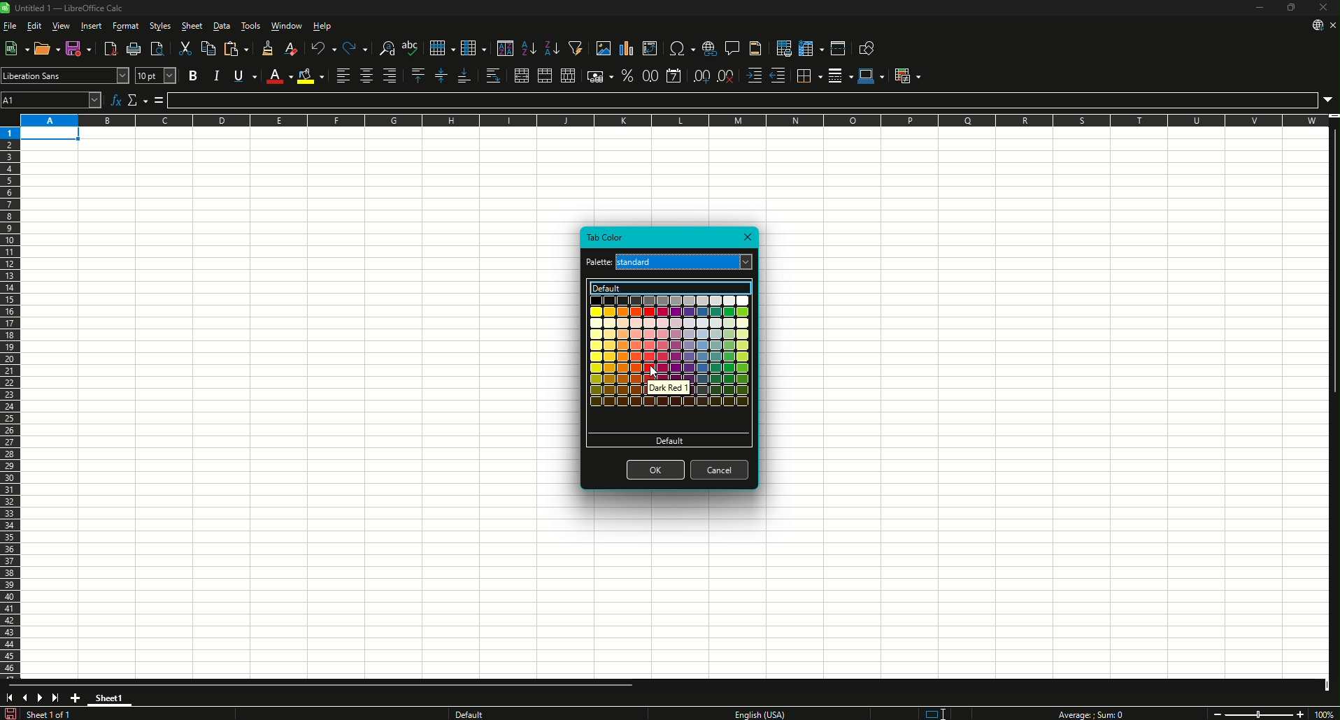 The width and height of the screenshot is (1340, 720). I want to click on Zoom out, so click(1217, 714).